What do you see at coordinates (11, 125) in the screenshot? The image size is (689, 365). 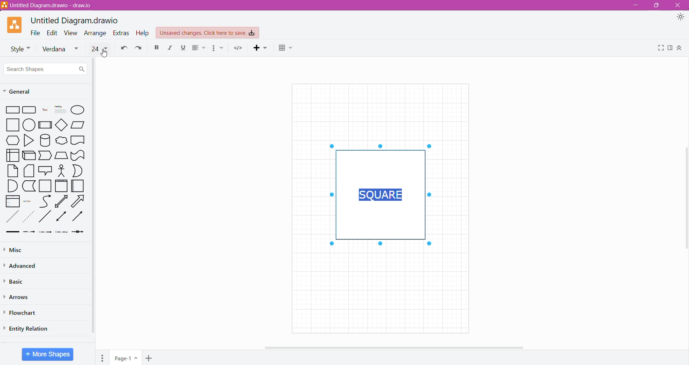 I see `square` at bounding box center [11, 125].